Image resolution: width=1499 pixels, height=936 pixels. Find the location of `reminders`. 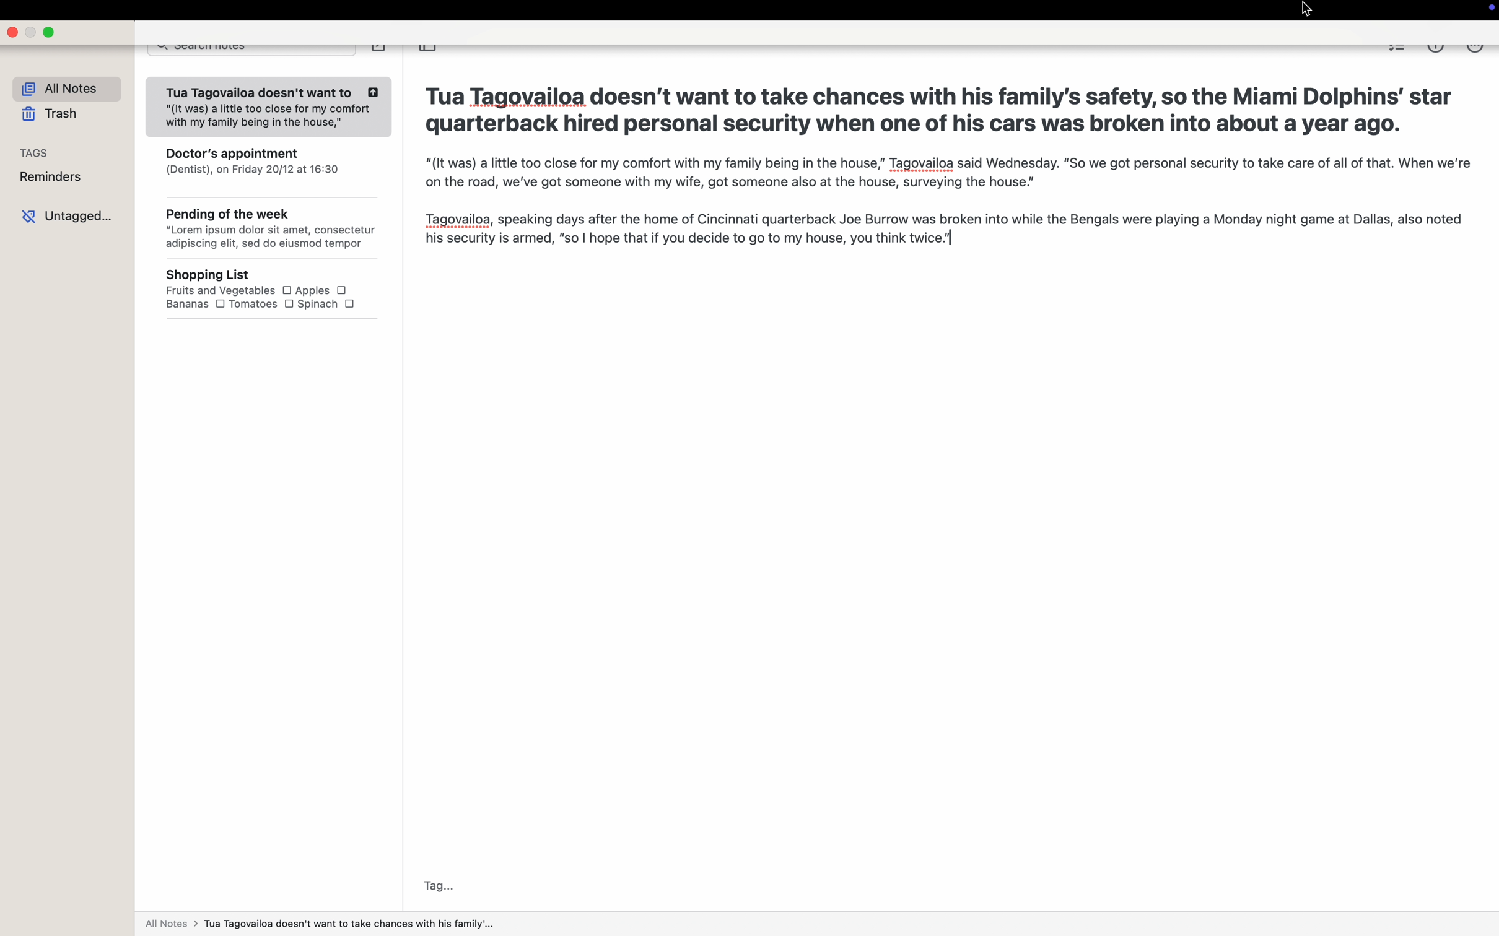

reminders is located at coordinates (46, 178).